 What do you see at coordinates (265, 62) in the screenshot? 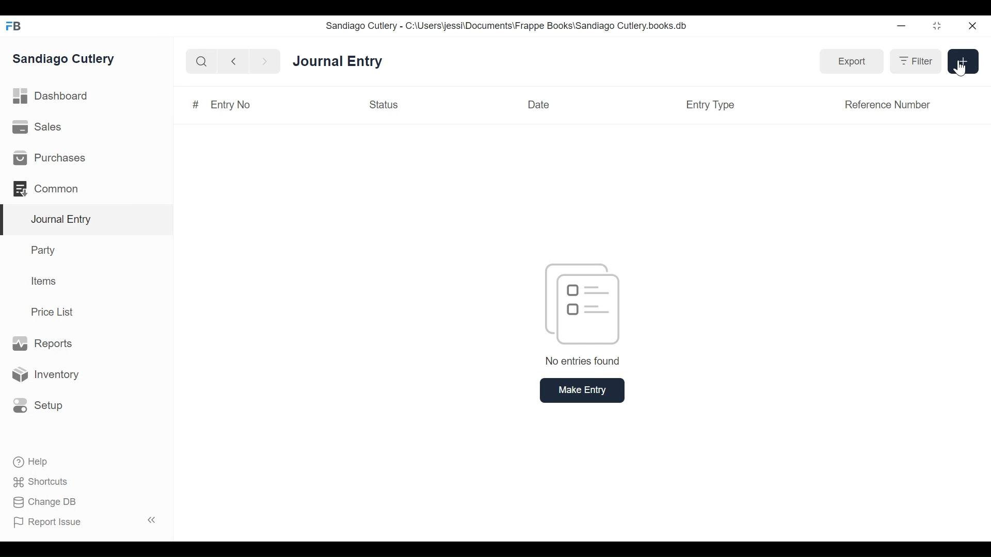
I see `Navigate Forward` at bounding box center [265, 62].